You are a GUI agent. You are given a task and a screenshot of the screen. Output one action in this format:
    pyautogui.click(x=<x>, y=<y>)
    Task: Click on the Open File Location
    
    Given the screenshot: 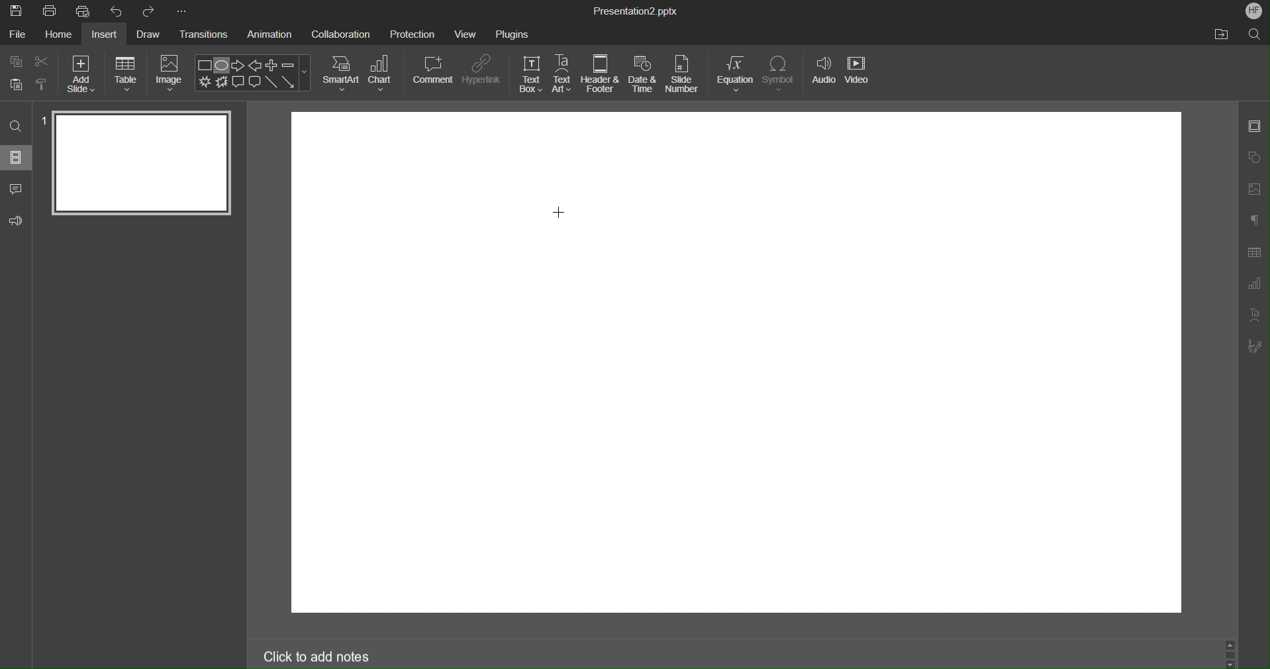 What is the action you would take?
    pyautogui.click(x=1221, y=35)
    